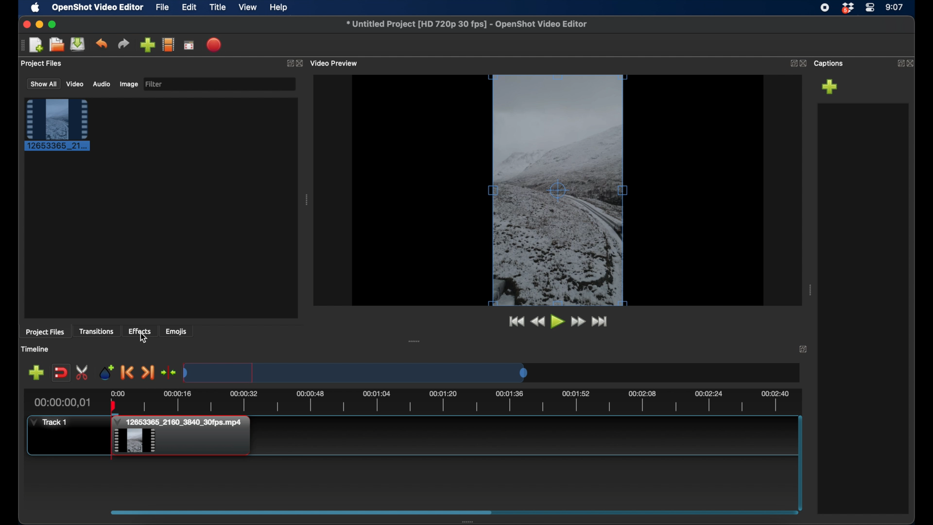  Describe the element at coordinates (145, 339) in the screenshot. I see `cursor` at that location.